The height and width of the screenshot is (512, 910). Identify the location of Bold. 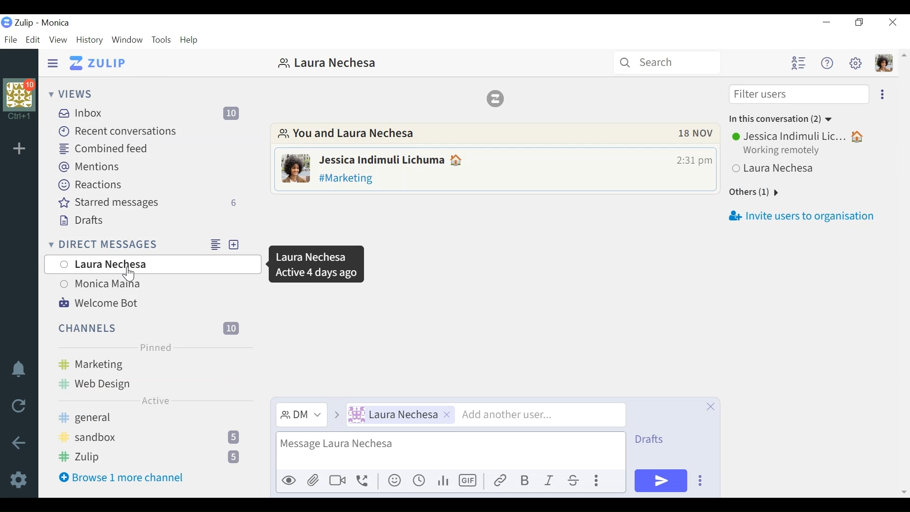
(525, 480).